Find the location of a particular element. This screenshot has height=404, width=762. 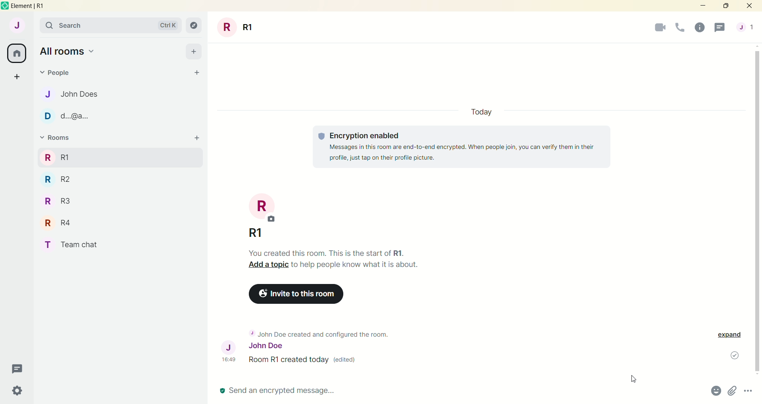

Add a topic is located at coordinates (266, 267).